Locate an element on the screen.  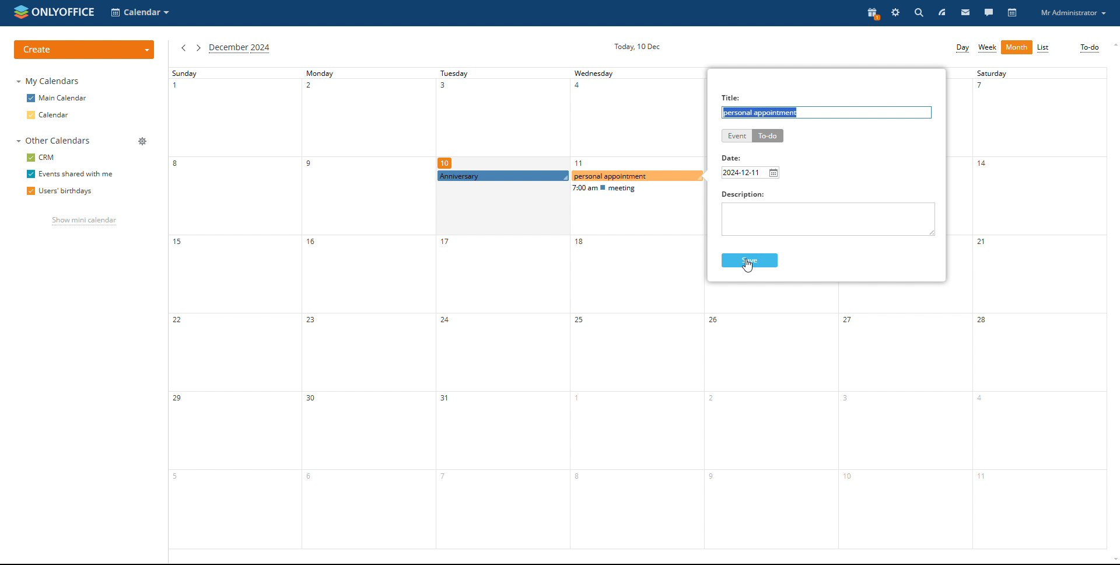
scroll up is located at coordinates (1113, 44).